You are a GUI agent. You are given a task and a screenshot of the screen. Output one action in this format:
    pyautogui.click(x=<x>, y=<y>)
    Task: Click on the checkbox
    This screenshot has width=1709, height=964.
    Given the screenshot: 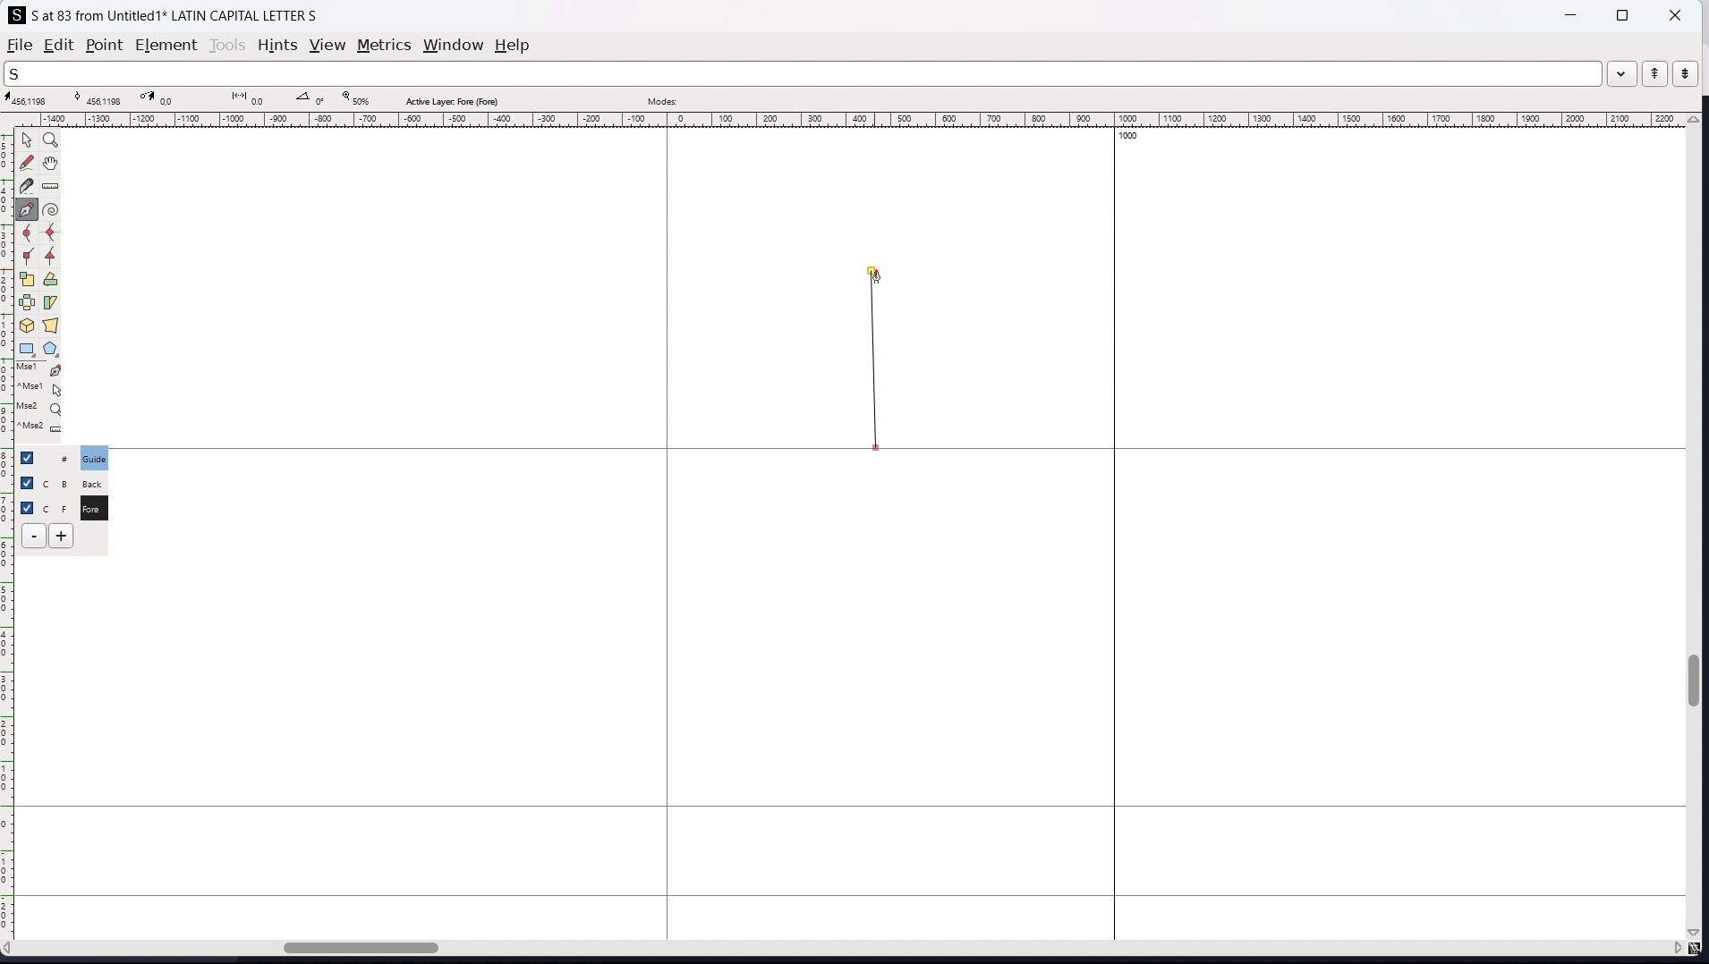 What is the action you would take?
    pyautogui.click(x=26, y=481)
    